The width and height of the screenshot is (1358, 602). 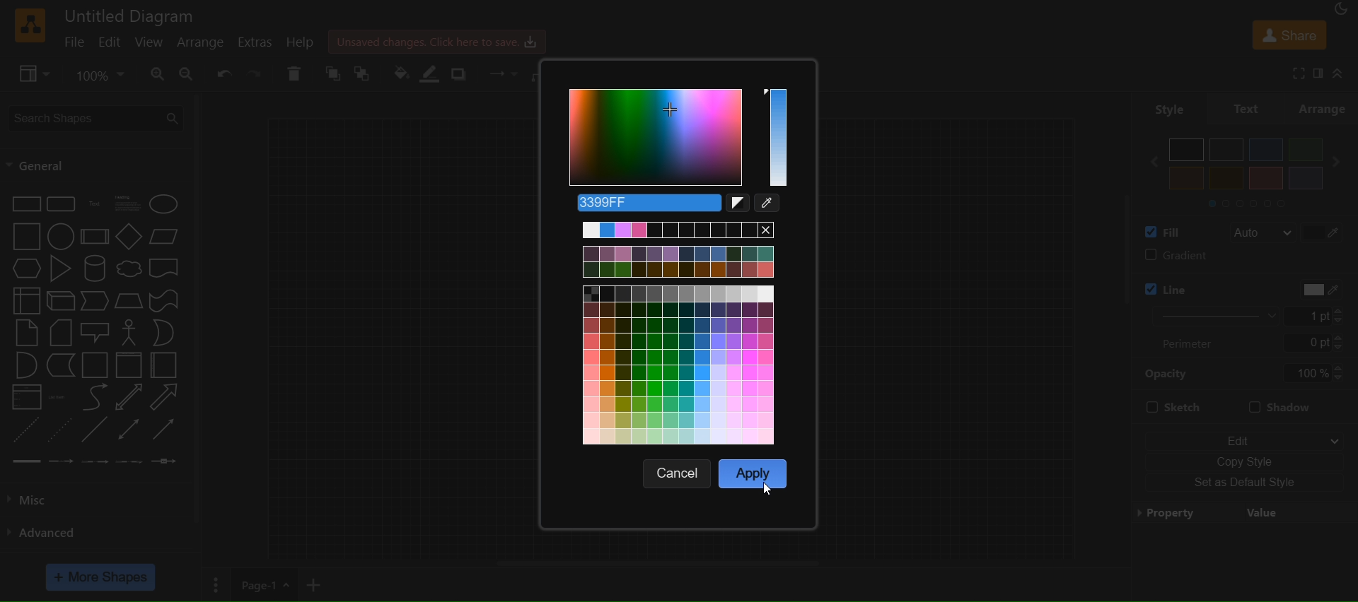 I want to click on cencle, so click(x=680, y=473).